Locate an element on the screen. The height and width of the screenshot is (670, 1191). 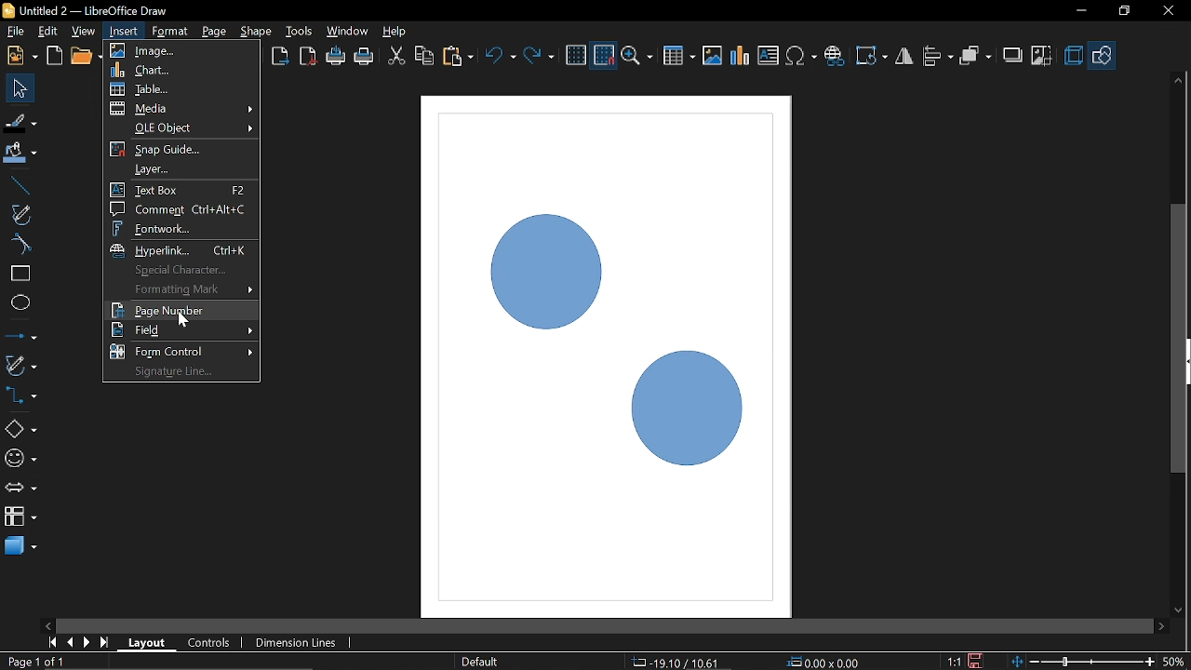
Tools is located at coordinates (300, 30).